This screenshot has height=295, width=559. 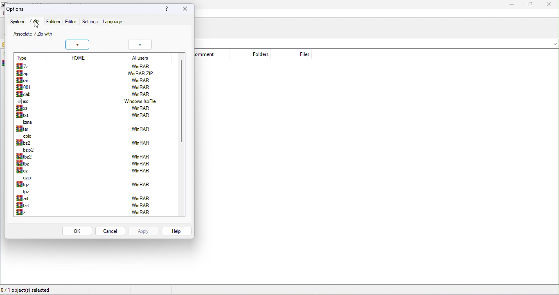 What do you see at coordinates (255, 54) in the screenshot?
I see `folders` at bounding box center [255, 54].